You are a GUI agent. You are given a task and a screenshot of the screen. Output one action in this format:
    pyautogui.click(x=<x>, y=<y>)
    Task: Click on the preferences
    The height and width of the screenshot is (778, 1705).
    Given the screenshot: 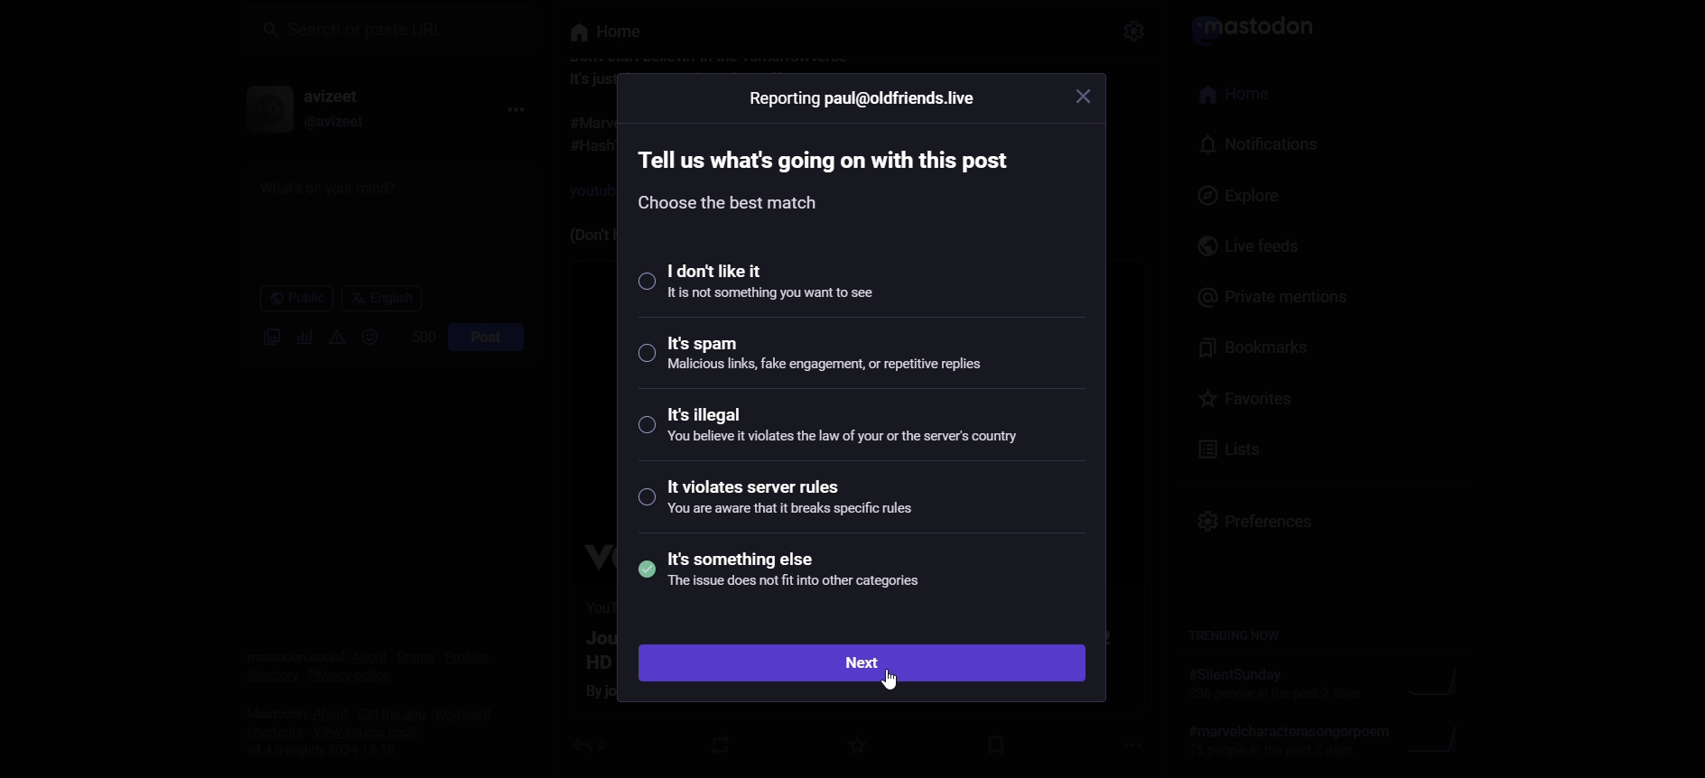 What is the action you would take?
    pyautogui.click(x=1263, y=527)
    